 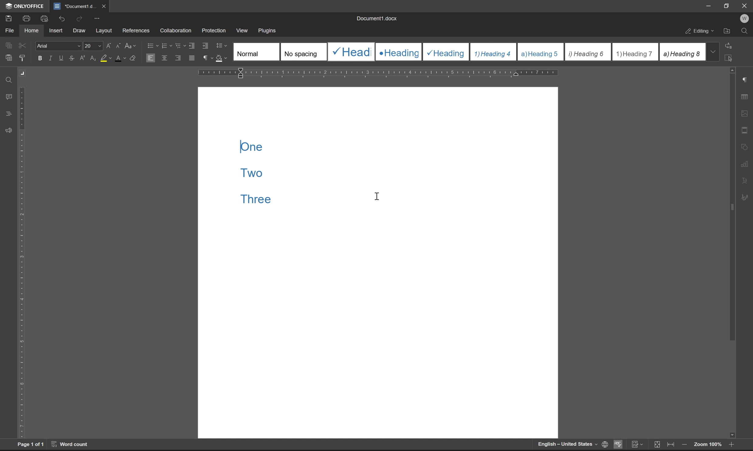 What do you see at coordinates (117, 45) in the screenshot?
I see `decrement font case` at bounding box center [117, 45].